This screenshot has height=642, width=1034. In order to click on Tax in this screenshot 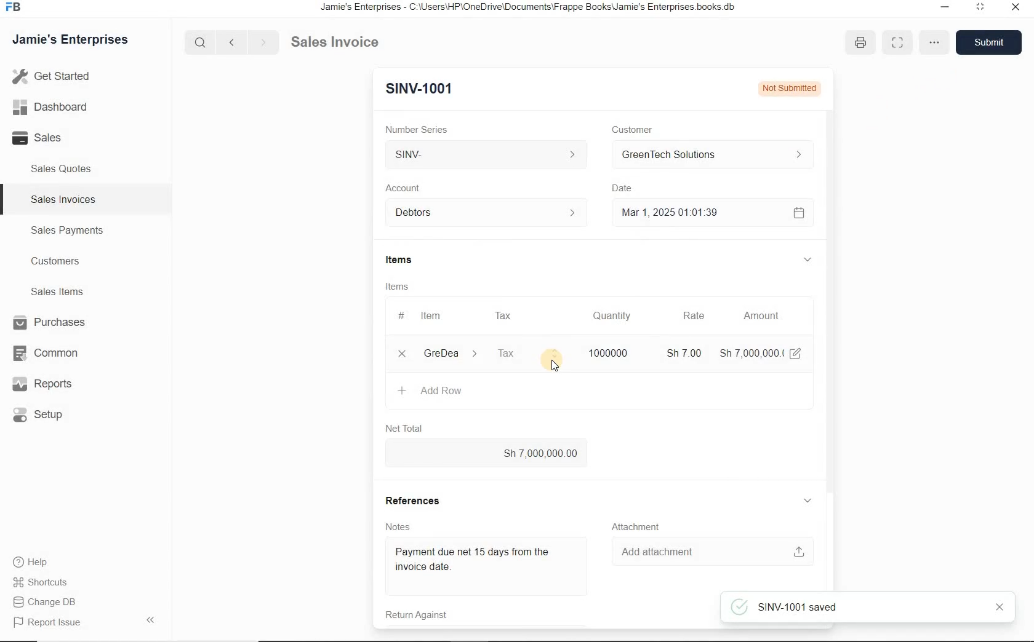, I will do `click(505, 315)`.